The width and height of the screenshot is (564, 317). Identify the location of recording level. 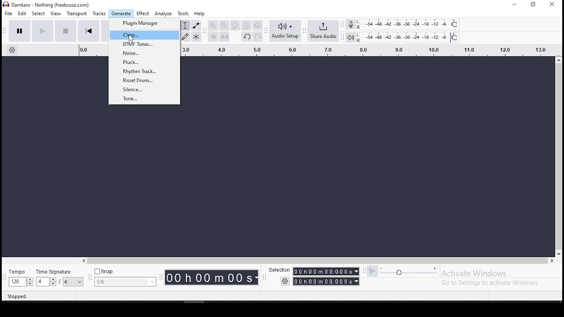
(411, 24).